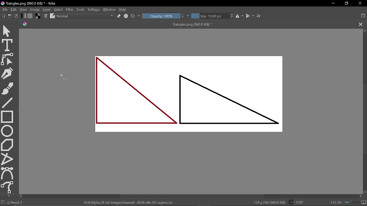  What do you see at coordinates (7, 59) in the screenshot?
I see `Edit shapes tool` at bounding box center [7, 59].